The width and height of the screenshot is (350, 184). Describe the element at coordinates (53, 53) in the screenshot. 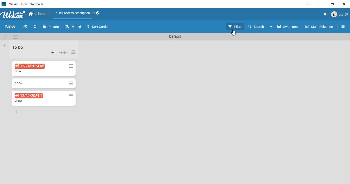

I see `add card to top of the list` at that location.